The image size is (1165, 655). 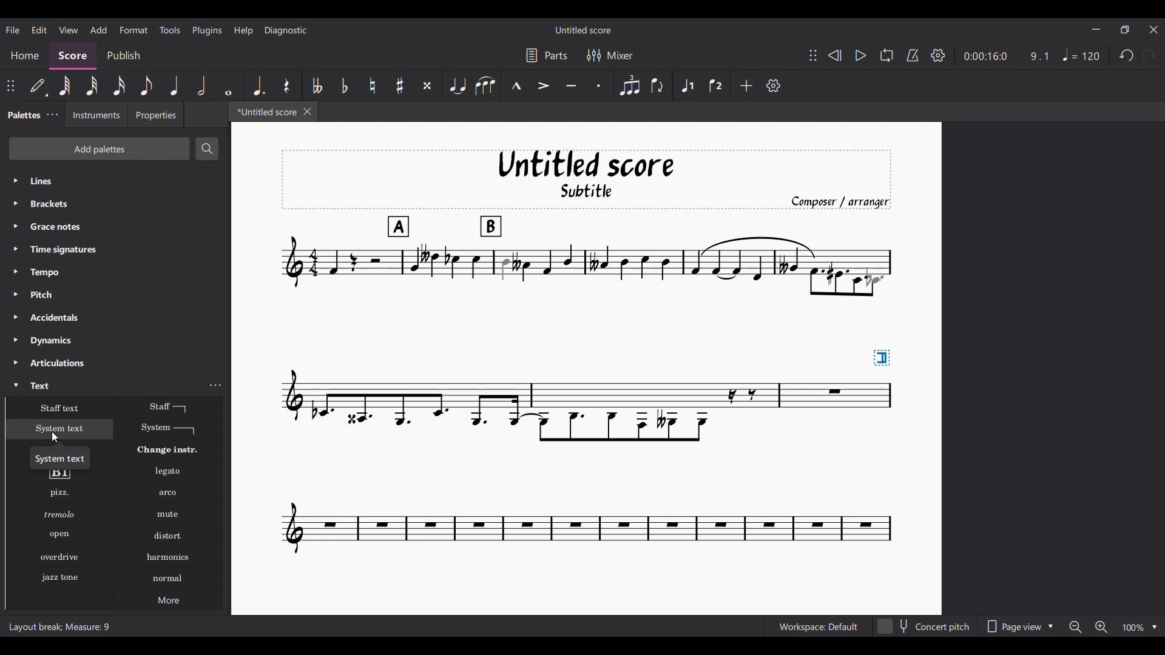 What do you see at coordinates (104, 385) in the screenshot?
I see `Text, highlighted by cursor` at bounding box center [104, 385].